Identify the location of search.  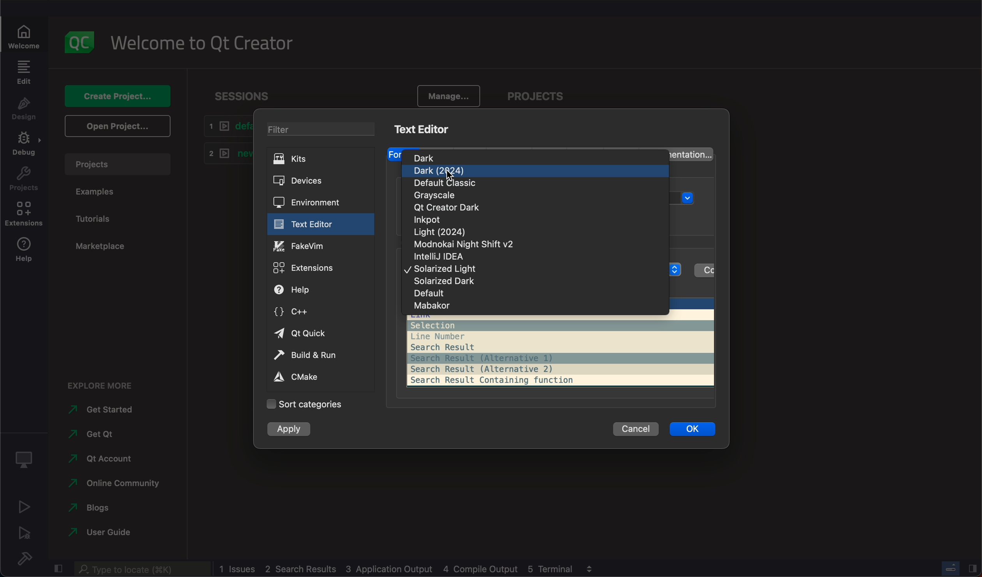
(141, 569).